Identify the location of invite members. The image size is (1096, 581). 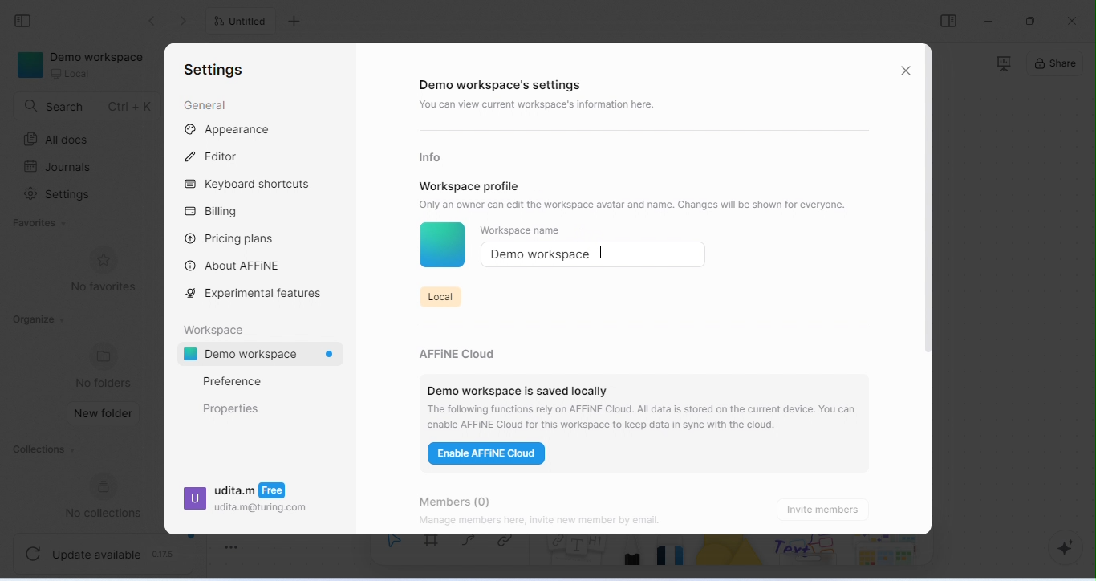
(826, 509).